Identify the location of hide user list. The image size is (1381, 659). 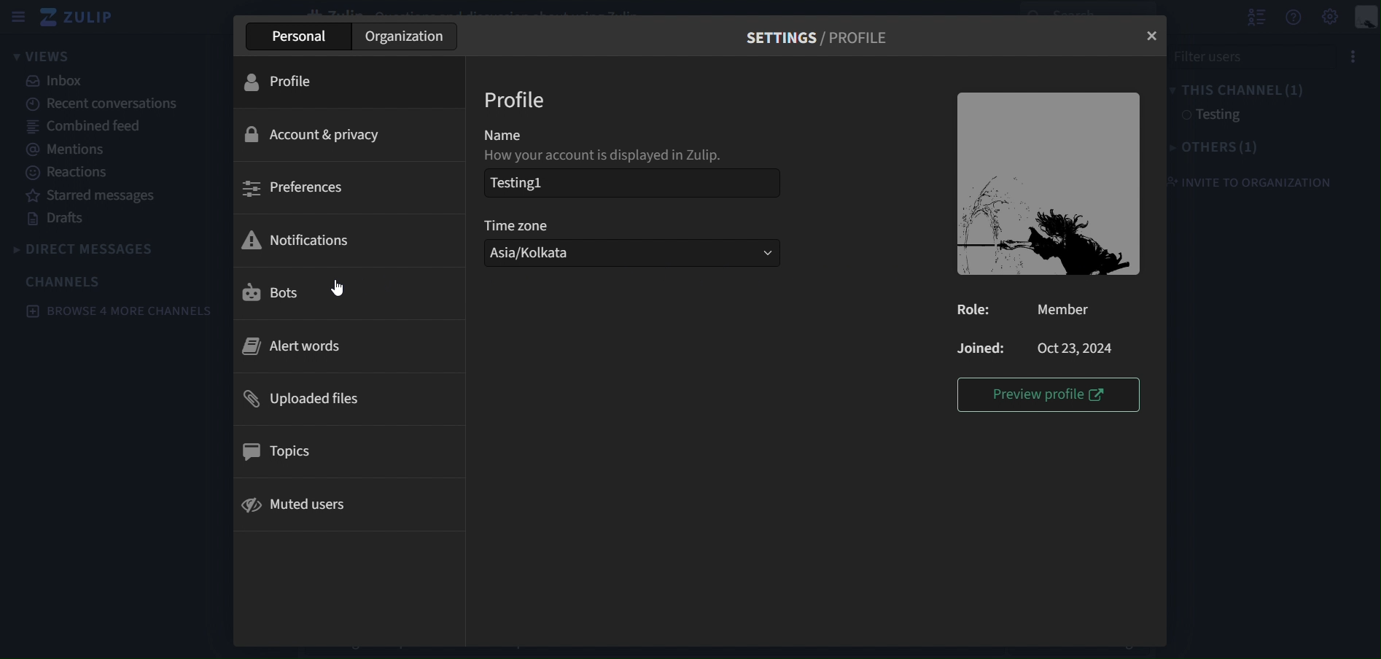
(1256, 17).